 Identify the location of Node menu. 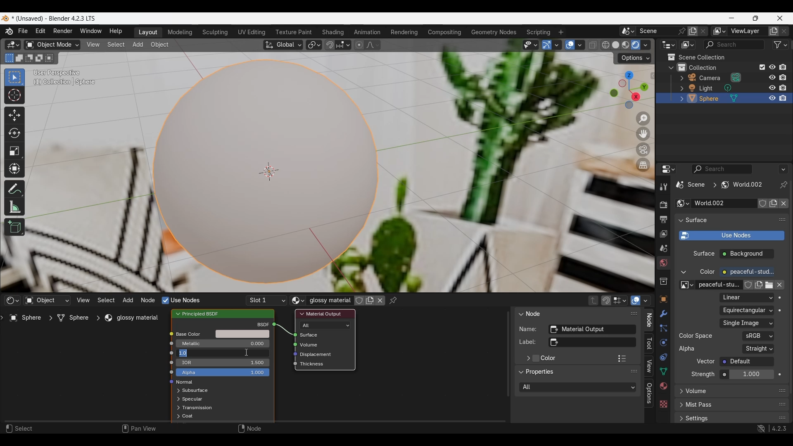
(148, 300).